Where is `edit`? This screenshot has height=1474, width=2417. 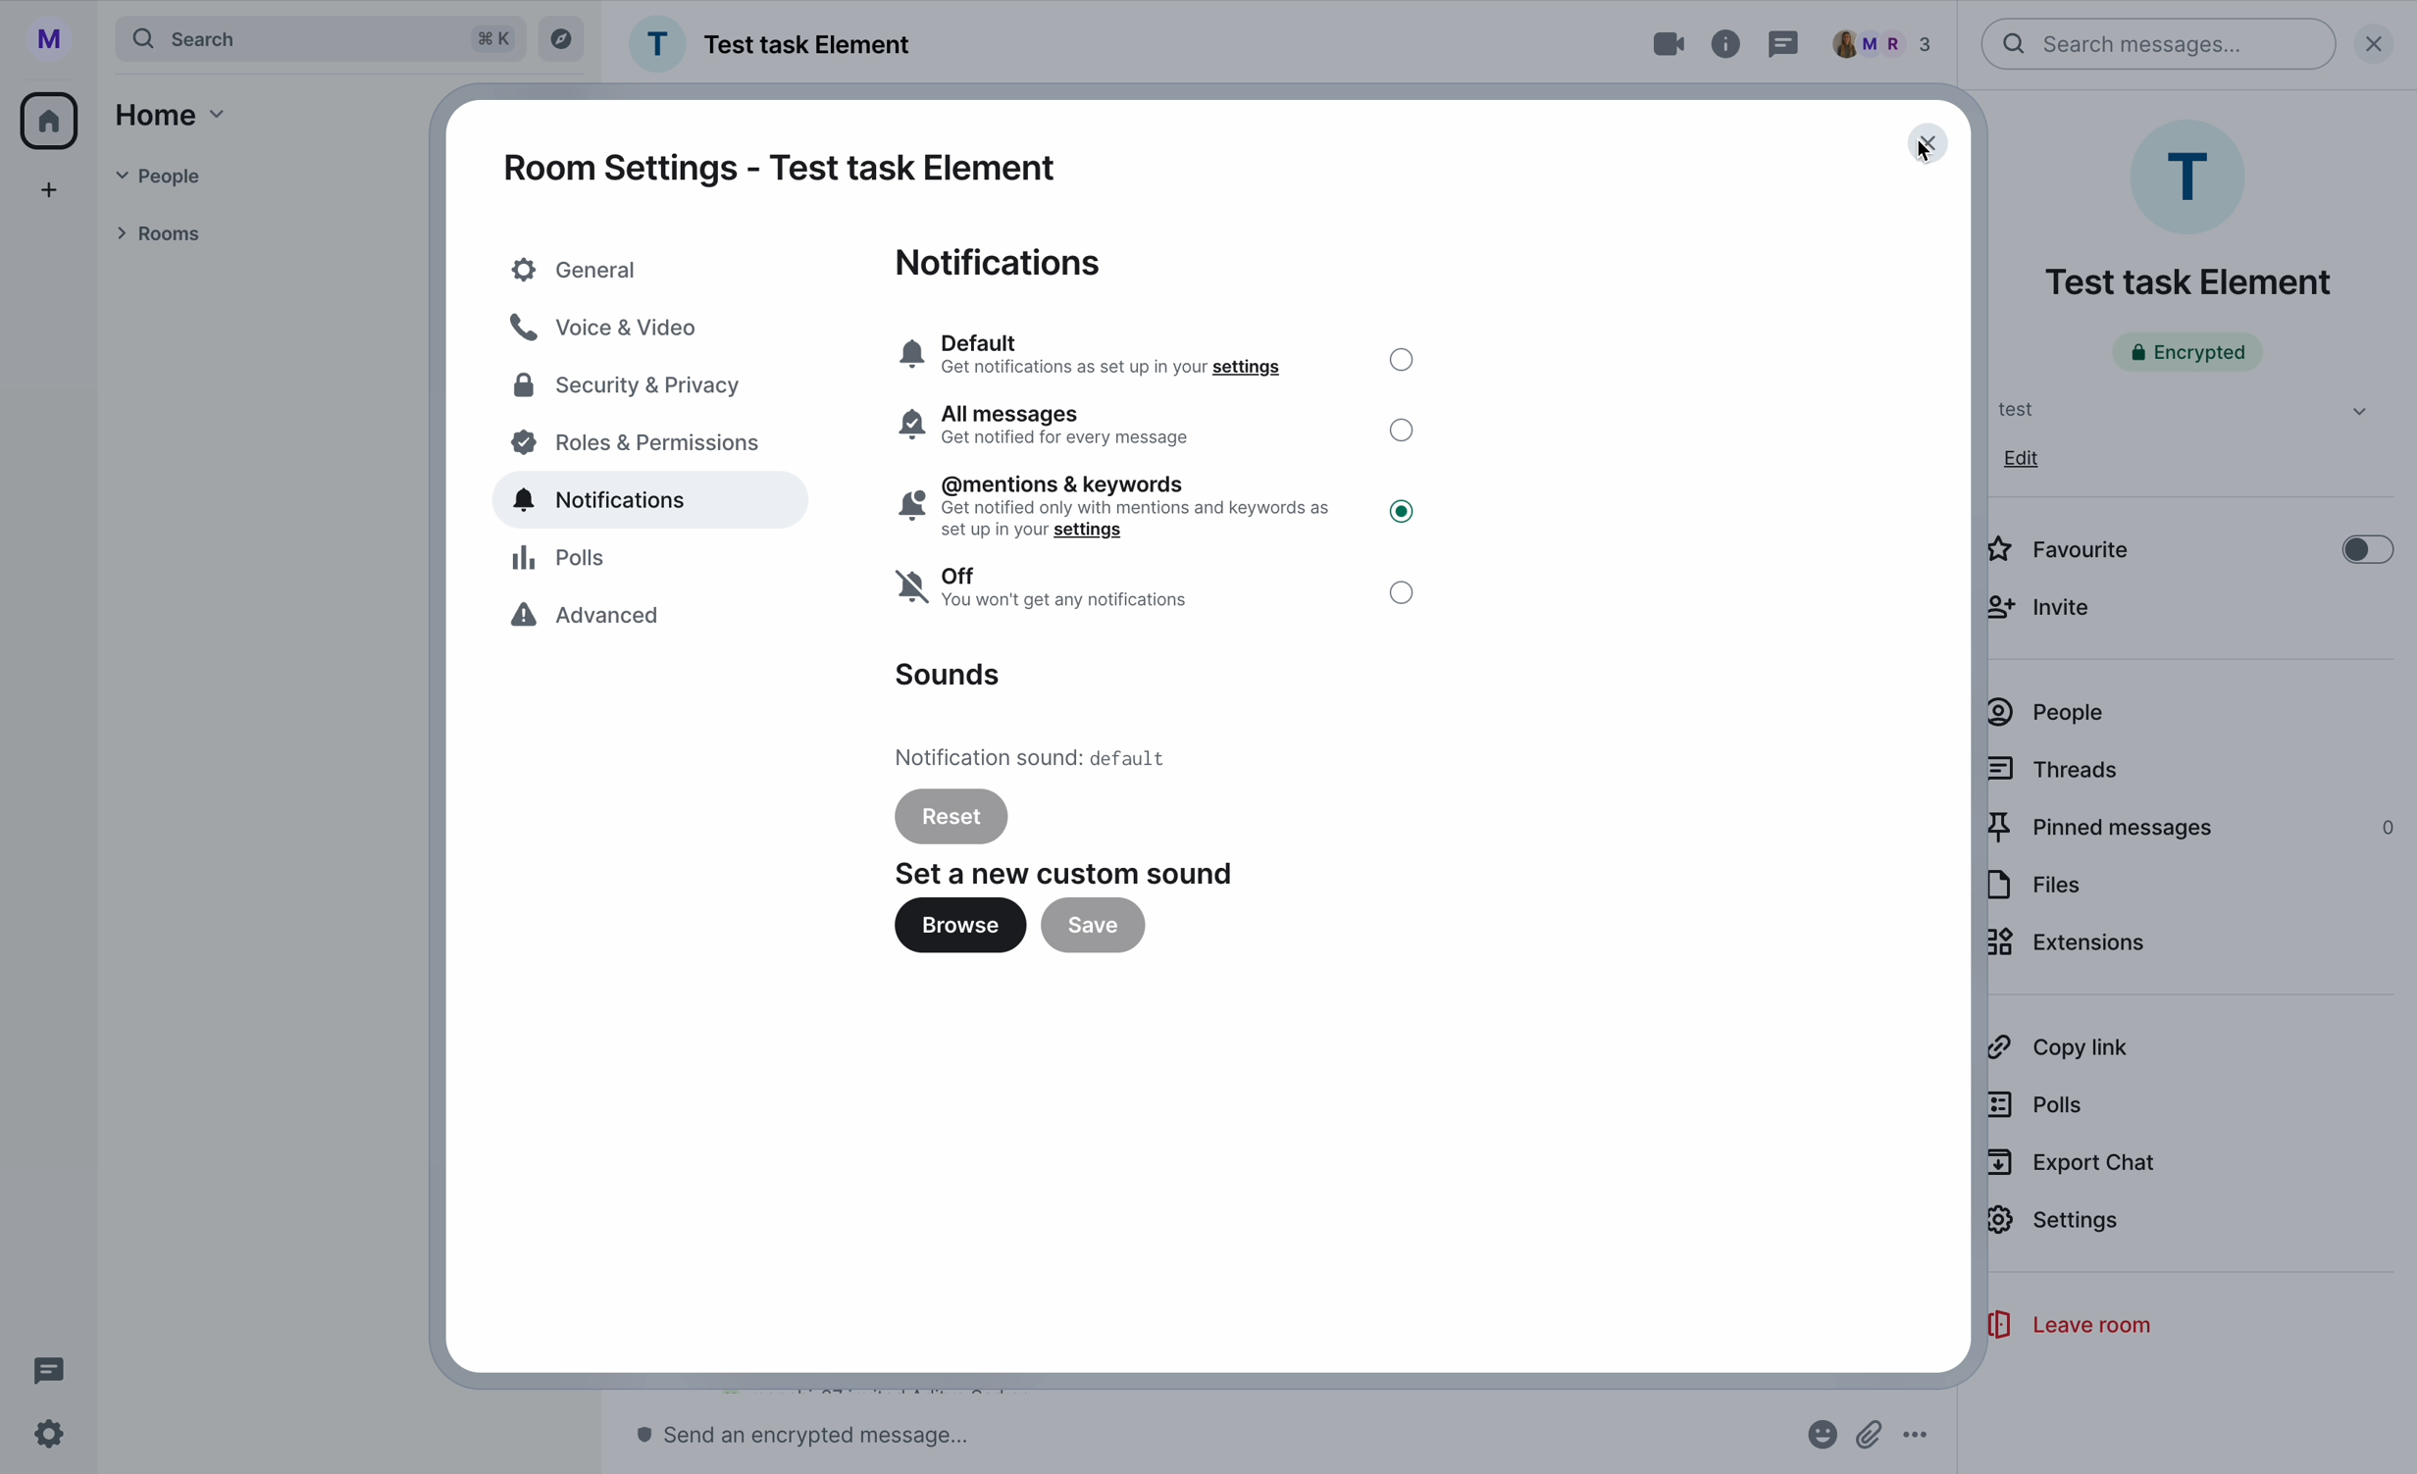 edit is located at coordinates (2024, 458).